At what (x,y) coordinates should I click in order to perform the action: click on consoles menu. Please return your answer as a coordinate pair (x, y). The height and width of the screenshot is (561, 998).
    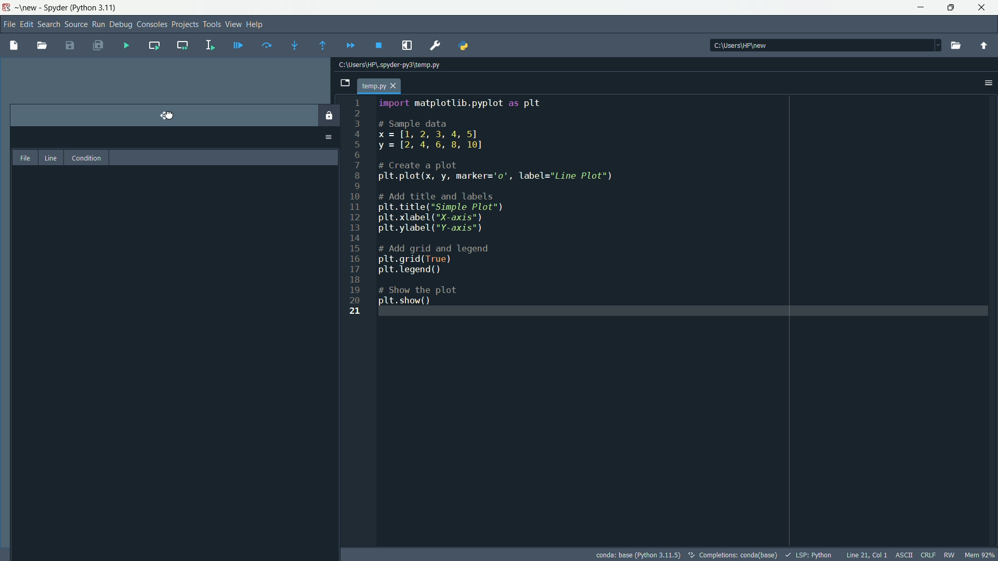
    Looking at the image, I should click on (152, 24).